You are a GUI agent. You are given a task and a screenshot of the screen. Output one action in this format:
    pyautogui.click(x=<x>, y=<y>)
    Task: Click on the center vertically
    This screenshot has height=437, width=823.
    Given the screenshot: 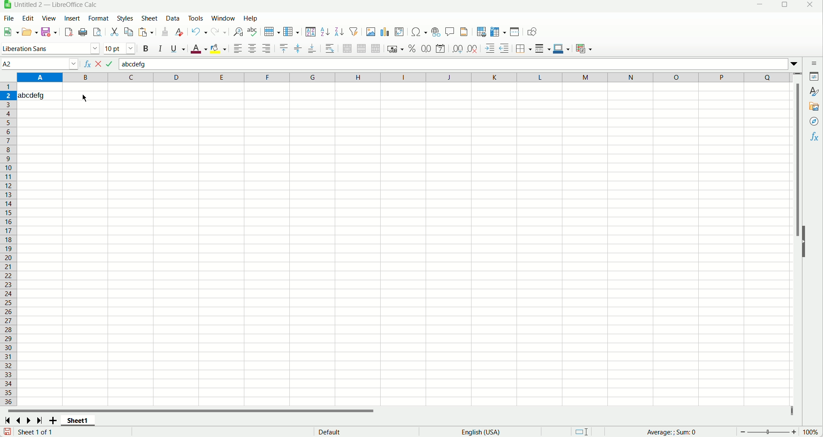 What is the action you would take?
    pyautogui.click(x=297, y=48)
    